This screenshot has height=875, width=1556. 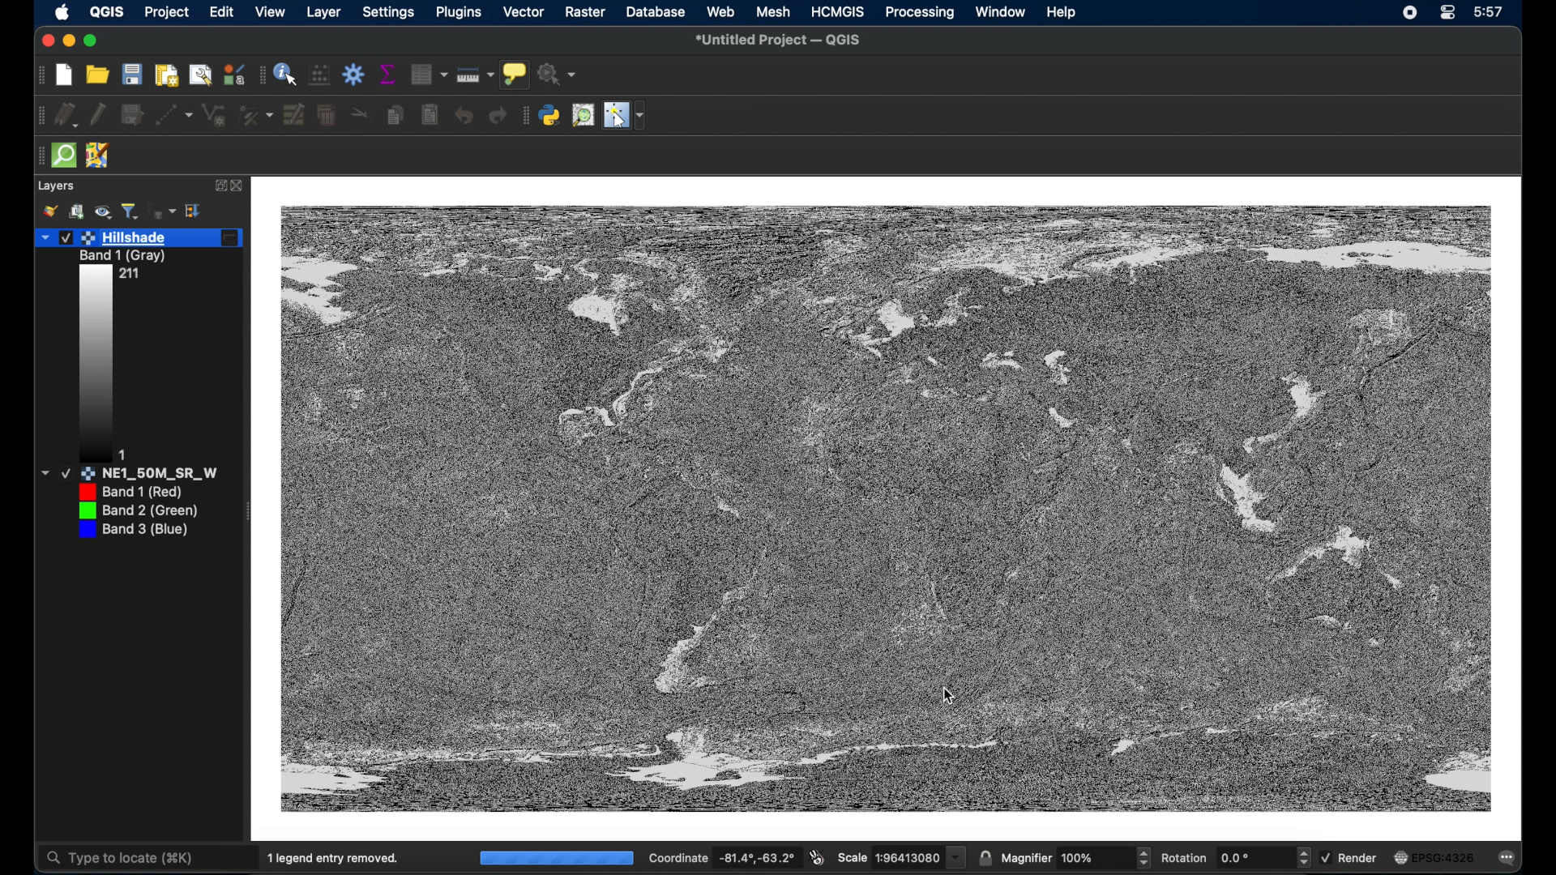 I want to click on raster, so click(x=585, y=12).